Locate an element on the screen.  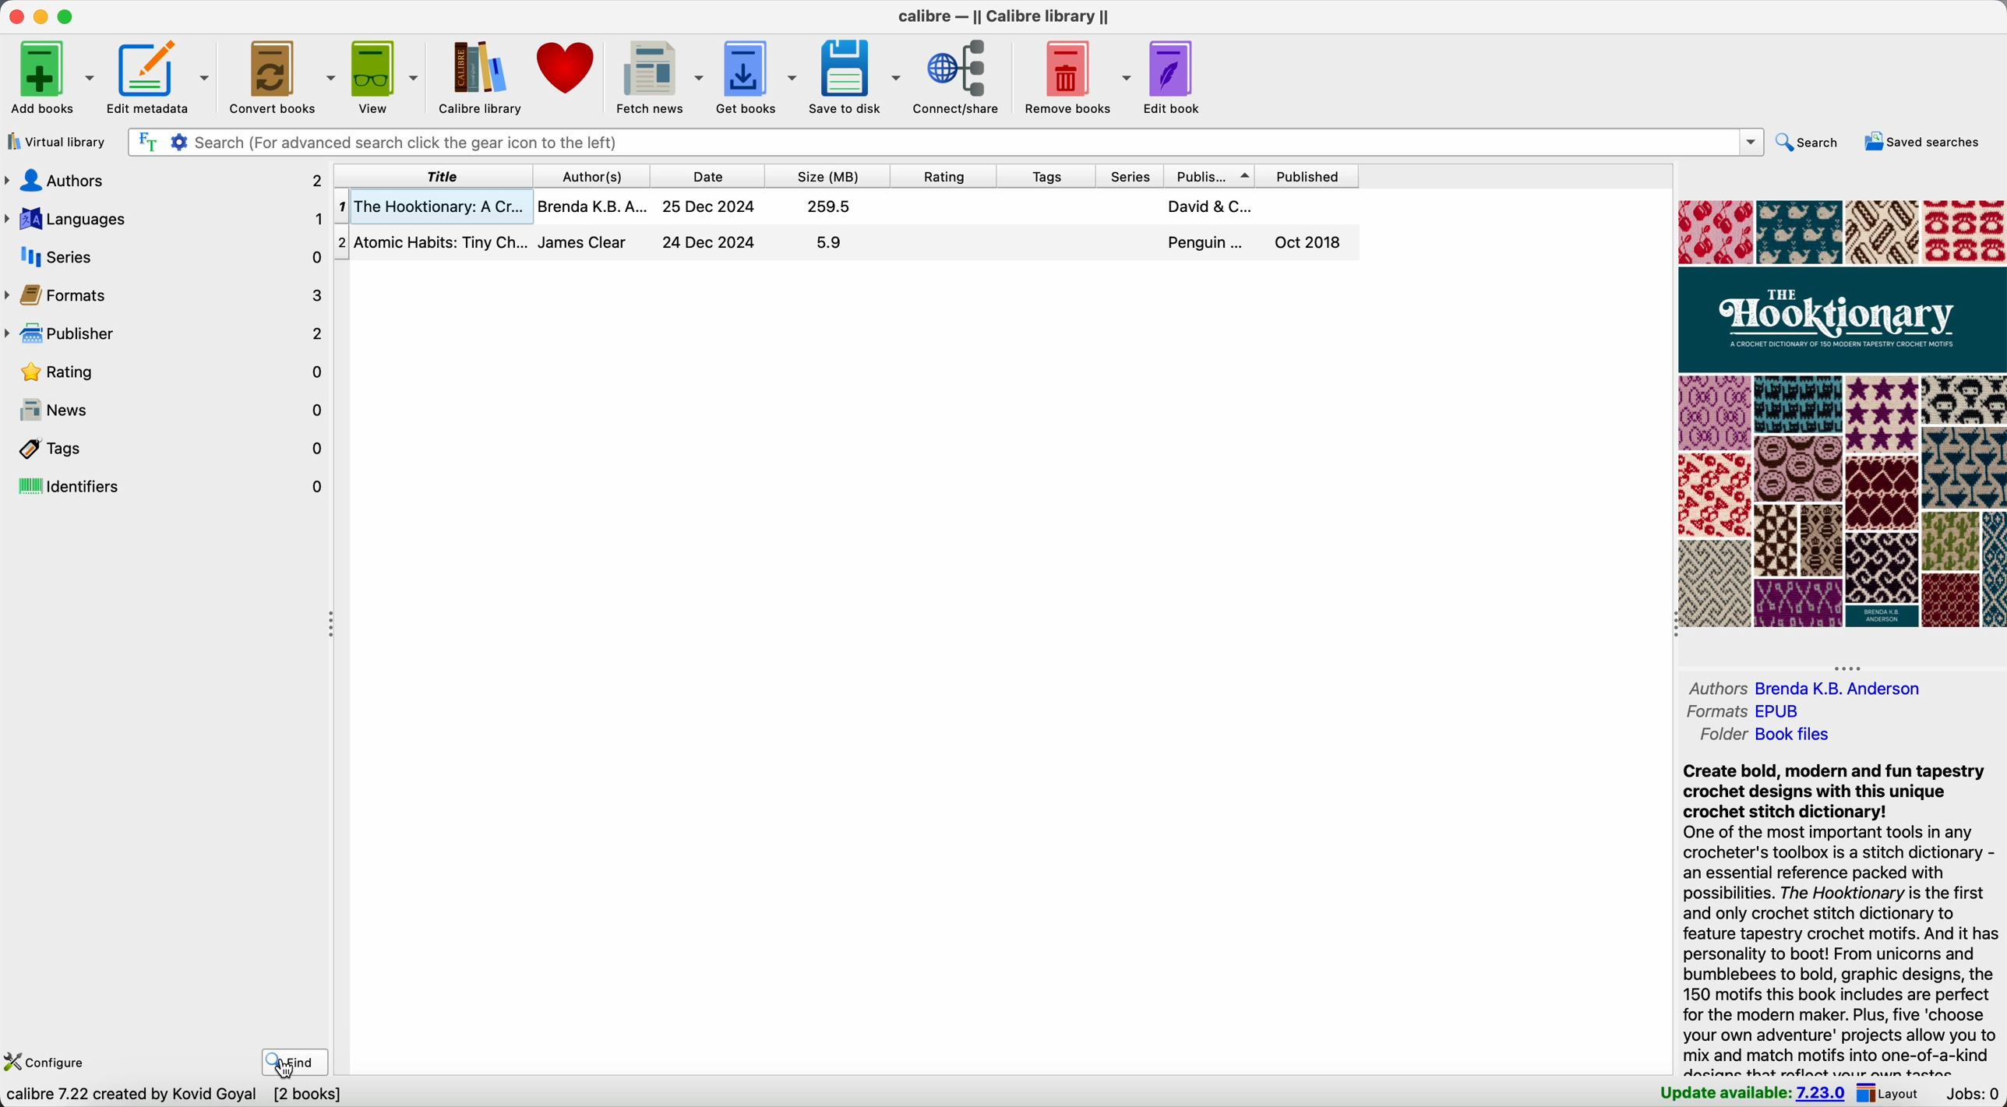
edit book is located at coordinates (1182, 79).